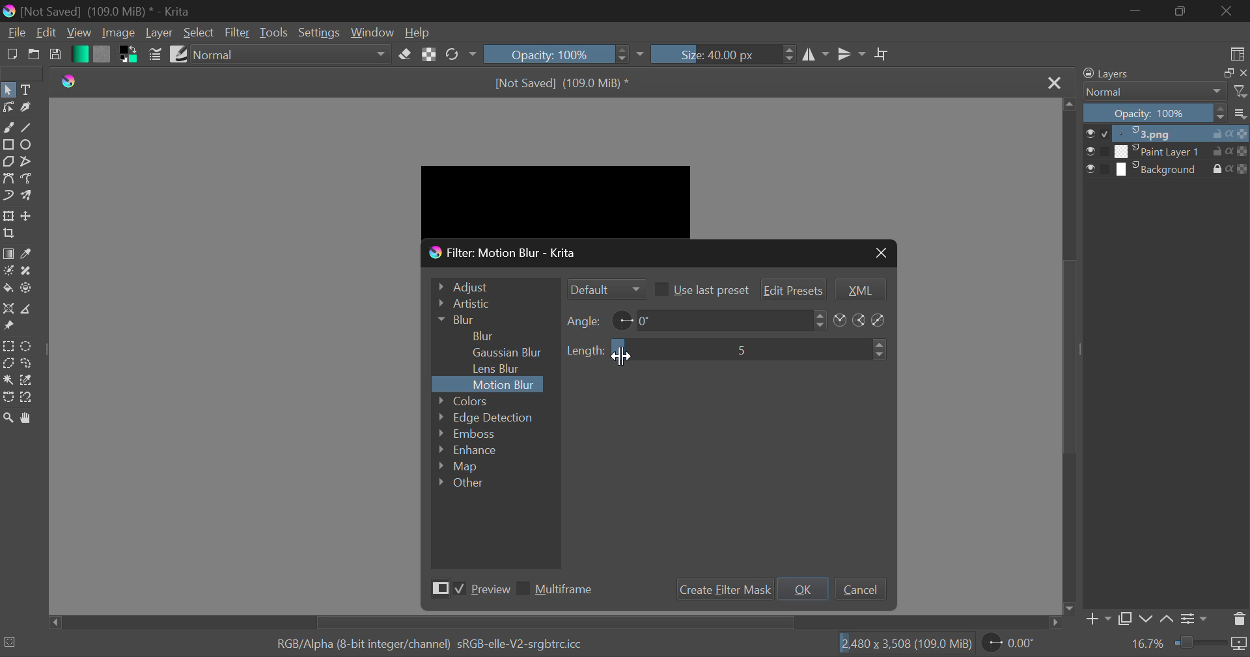 The image size is (1250, 657). I want to click on Settings, so click(318, 31).